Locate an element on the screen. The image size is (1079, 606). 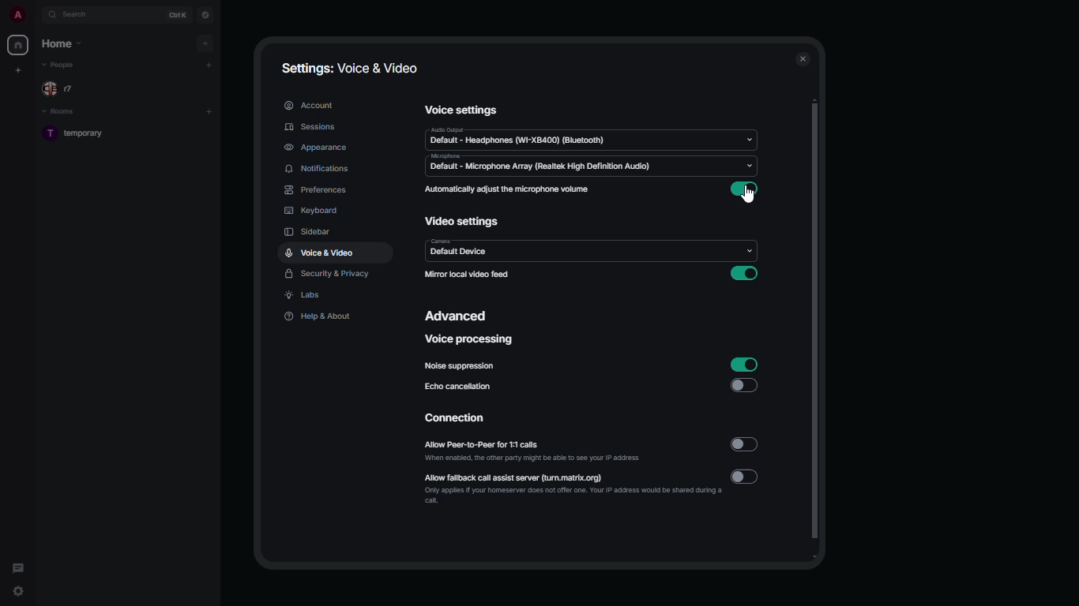
disabled is located at coordinates (748, 385).